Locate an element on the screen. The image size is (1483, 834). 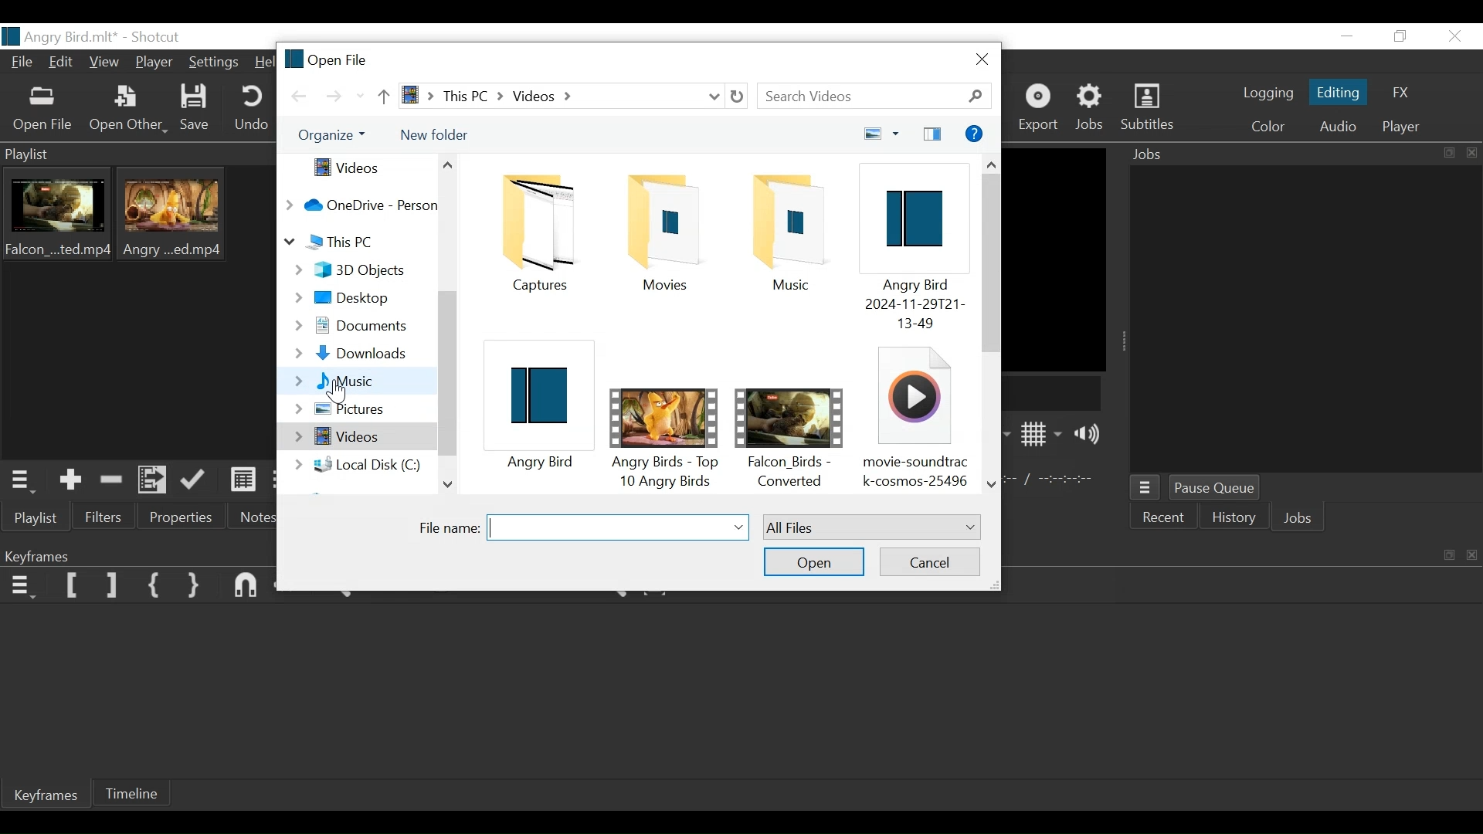
Undo is located at coordinates (253, 110).